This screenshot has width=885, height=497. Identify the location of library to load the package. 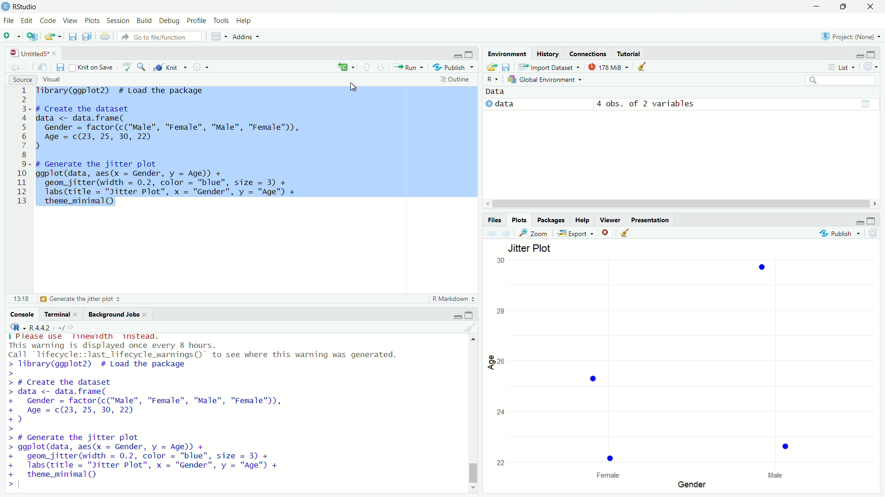
(126, 91).